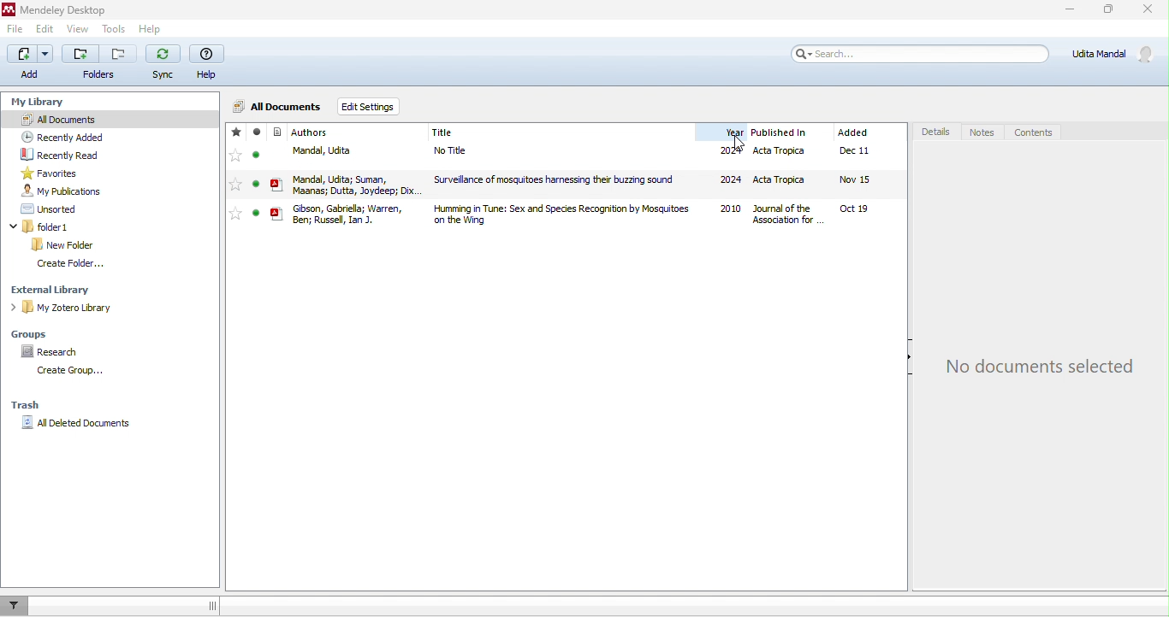  I want to click on Surveillance of mosquitoes harnessing their buzzing sound, so click(551, 180).